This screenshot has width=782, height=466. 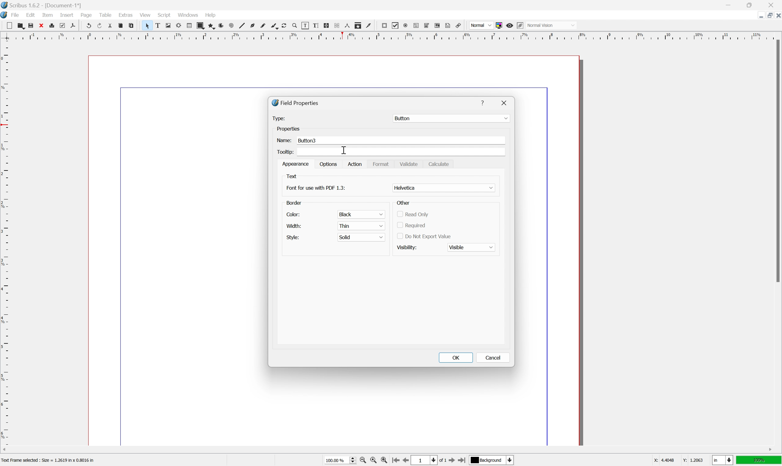 What do you see at coordinates (773, 4) in the screenshot?
I see `close` at bounding box center [773, 4].